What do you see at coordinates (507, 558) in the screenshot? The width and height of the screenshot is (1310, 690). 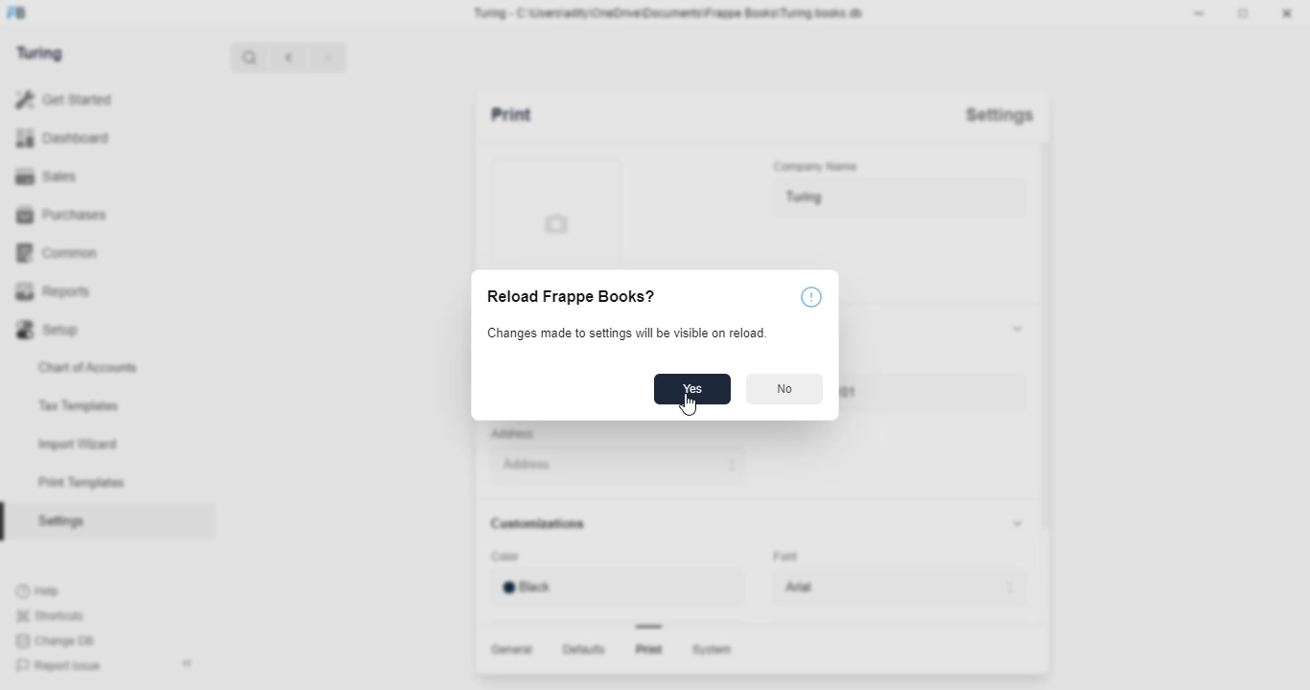 I see `Color.` at bounding box center [507, 558].